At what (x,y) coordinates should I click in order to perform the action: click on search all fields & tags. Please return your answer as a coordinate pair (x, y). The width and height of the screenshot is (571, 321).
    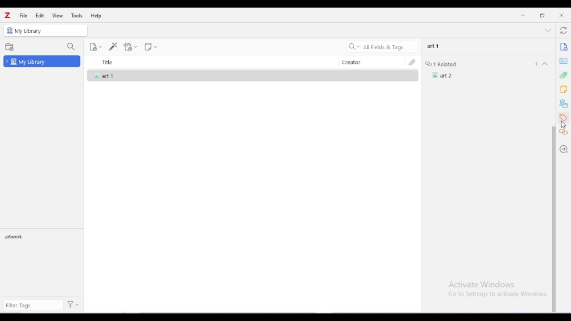
    Looking at the image, I should click on (381, 47).